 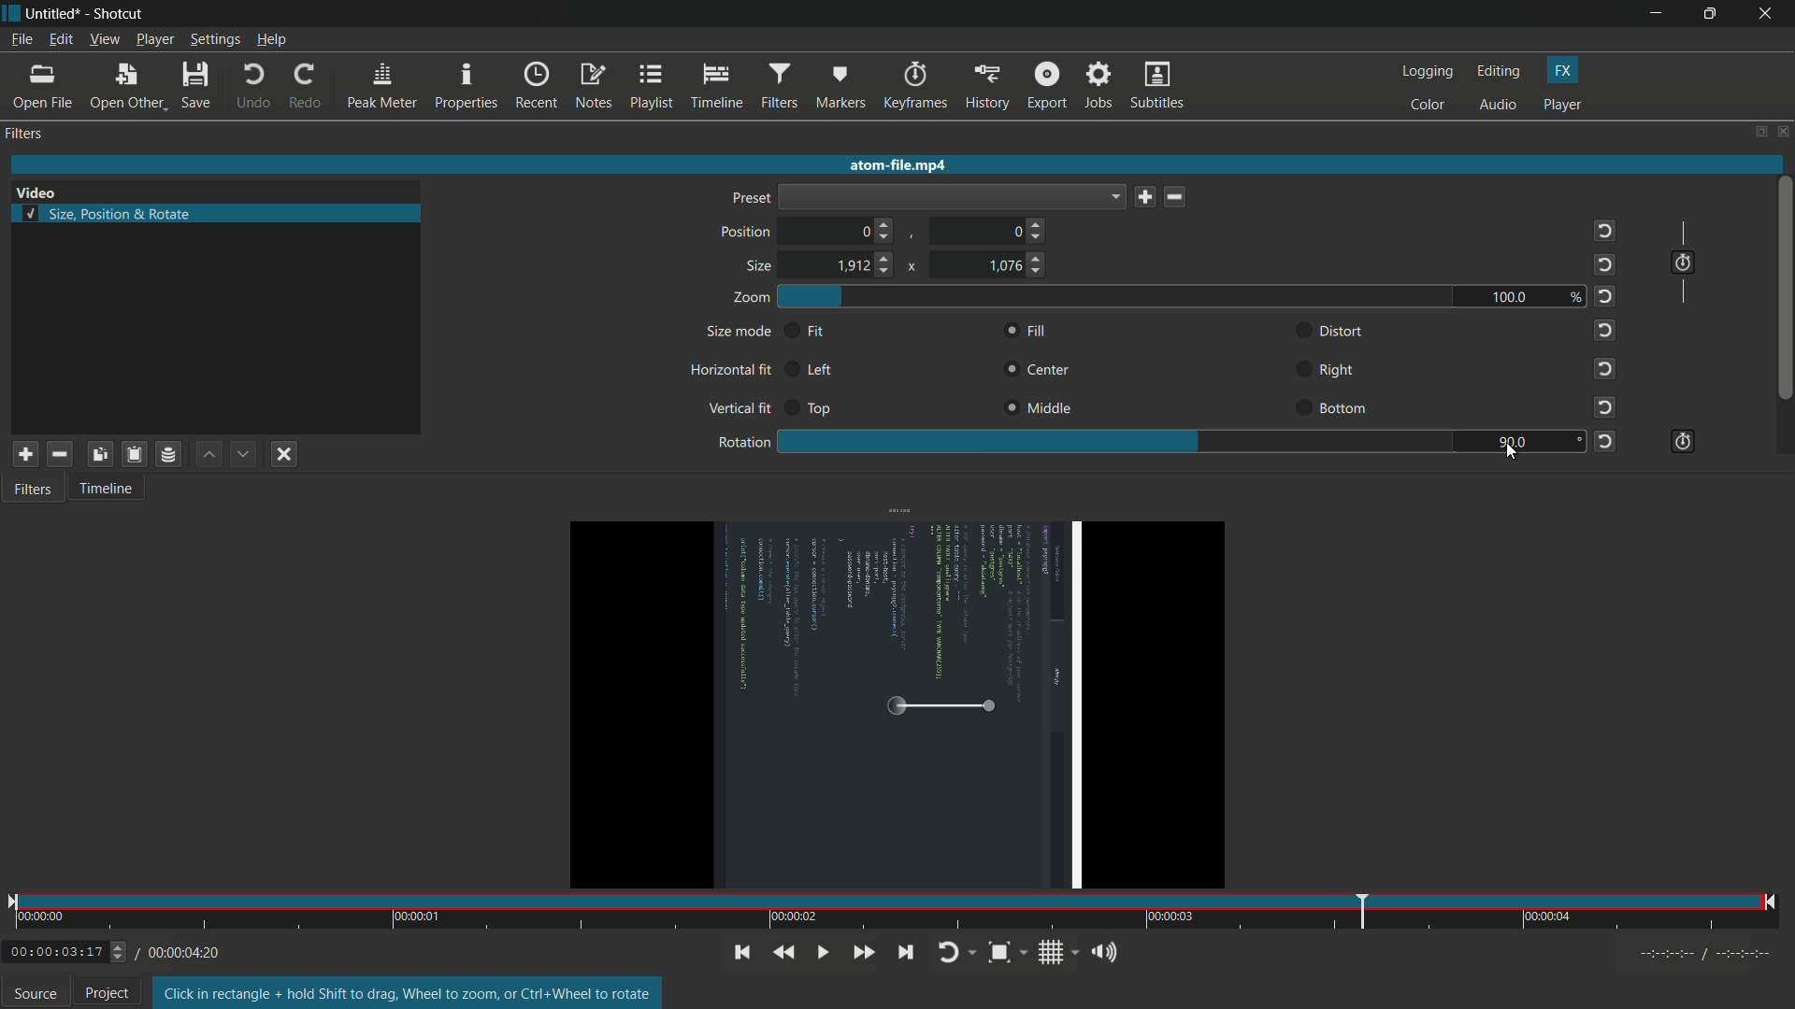 I want to click on position, so click(x=747, y=233).